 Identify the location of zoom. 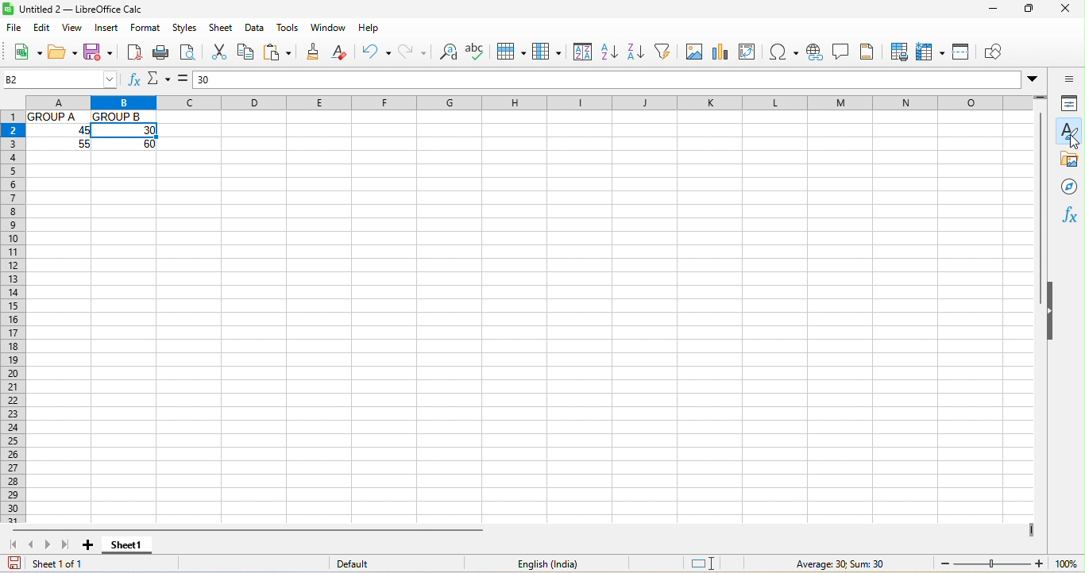
(989, 563).